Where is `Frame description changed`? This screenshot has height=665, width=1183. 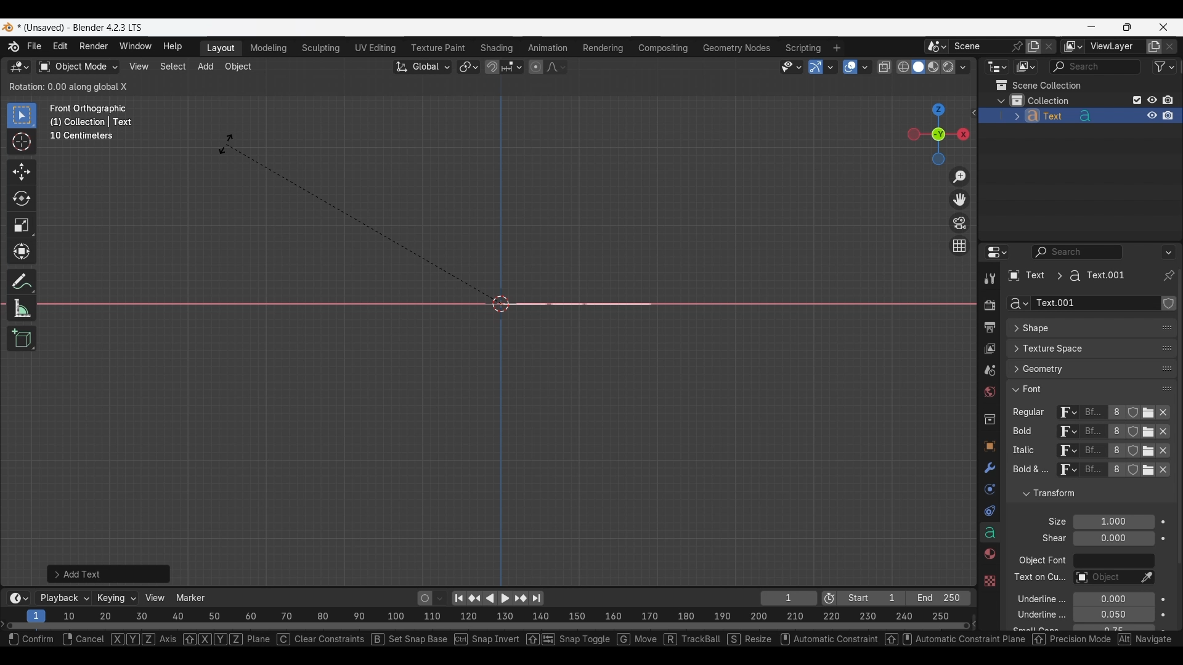
Frame description changed is located at coordinates (91, 122).